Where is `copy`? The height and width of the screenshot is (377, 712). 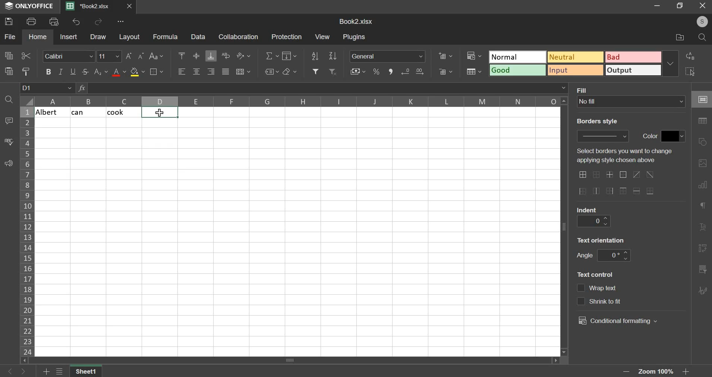 copy is located at coordinates (9, 56).